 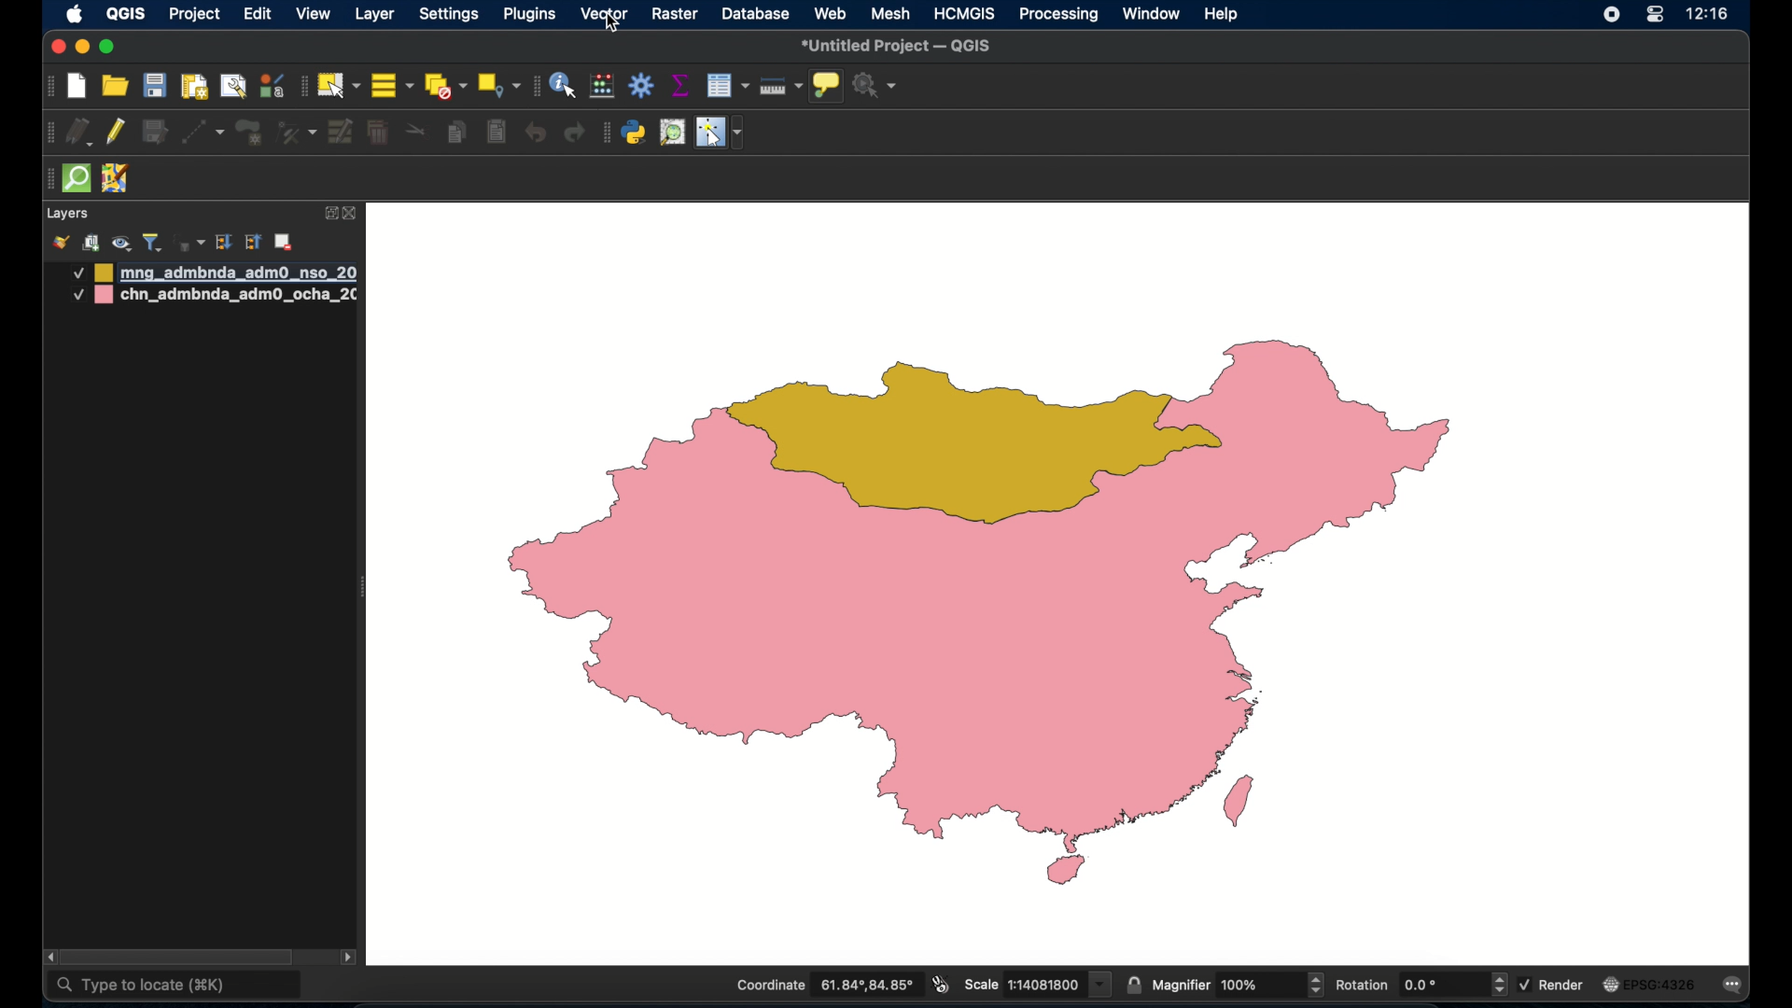 I want to click on select all features, so click(x=393, y=87).